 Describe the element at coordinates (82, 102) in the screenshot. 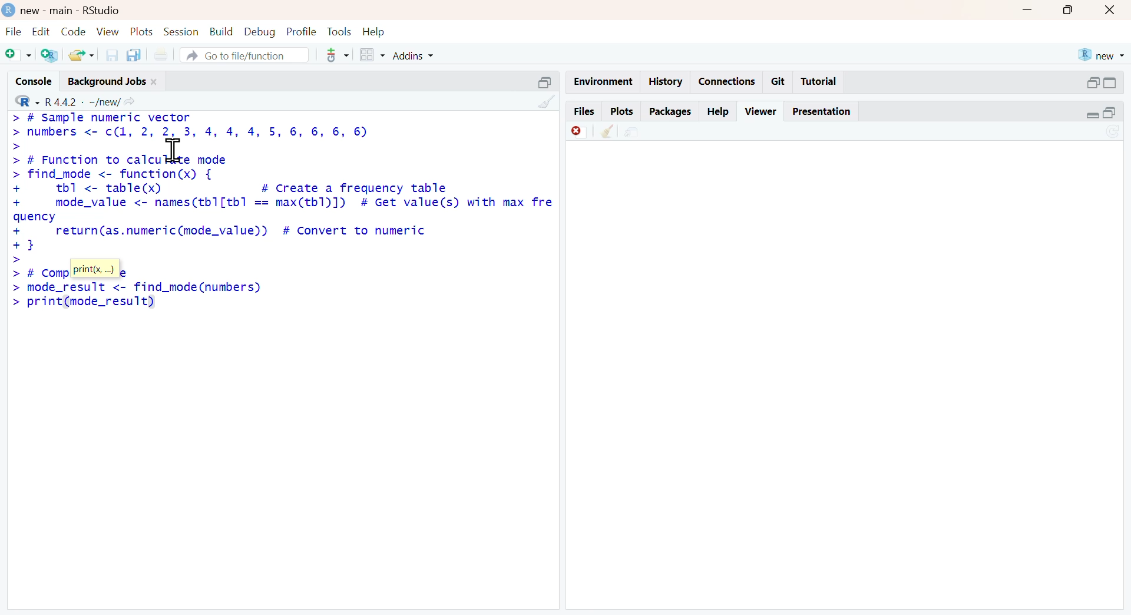

I see `R 4.4.2 ~/new/` at that location.